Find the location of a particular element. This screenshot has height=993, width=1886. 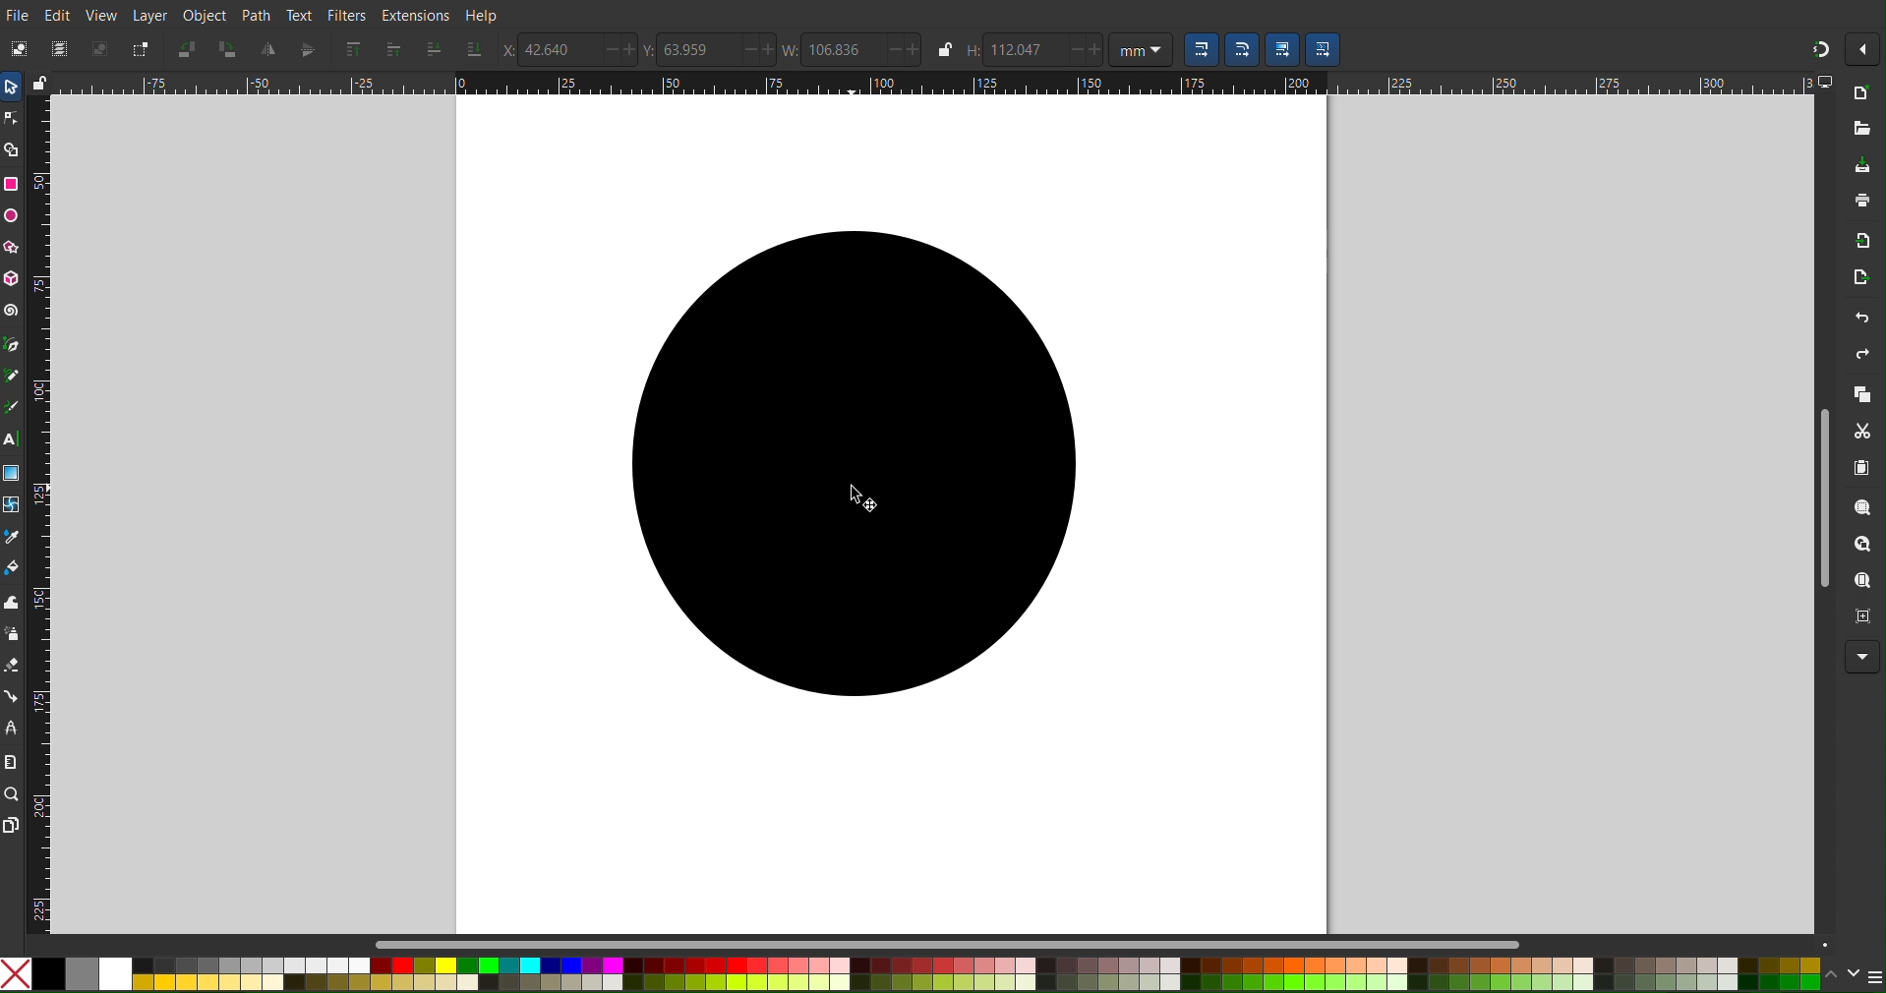

scroll color options is located at coordinates (1843, 975).